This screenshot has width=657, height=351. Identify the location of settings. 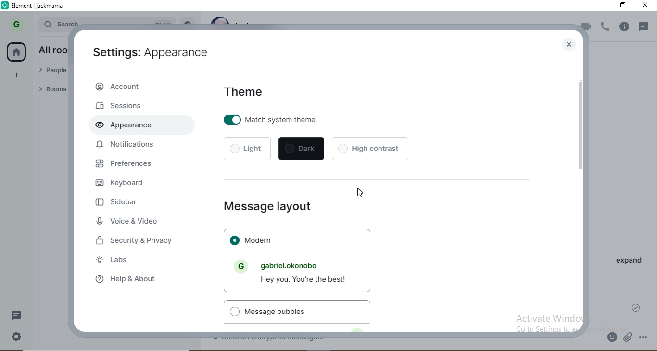
(16, 337).